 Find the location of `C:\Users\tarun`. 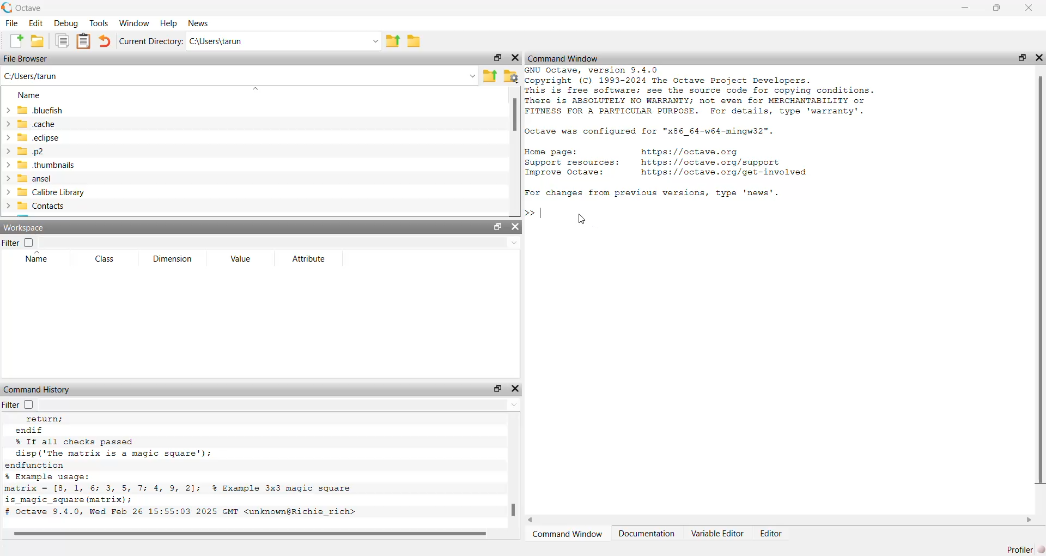

C:\Users\tarun is located at coordinates (32, 76).